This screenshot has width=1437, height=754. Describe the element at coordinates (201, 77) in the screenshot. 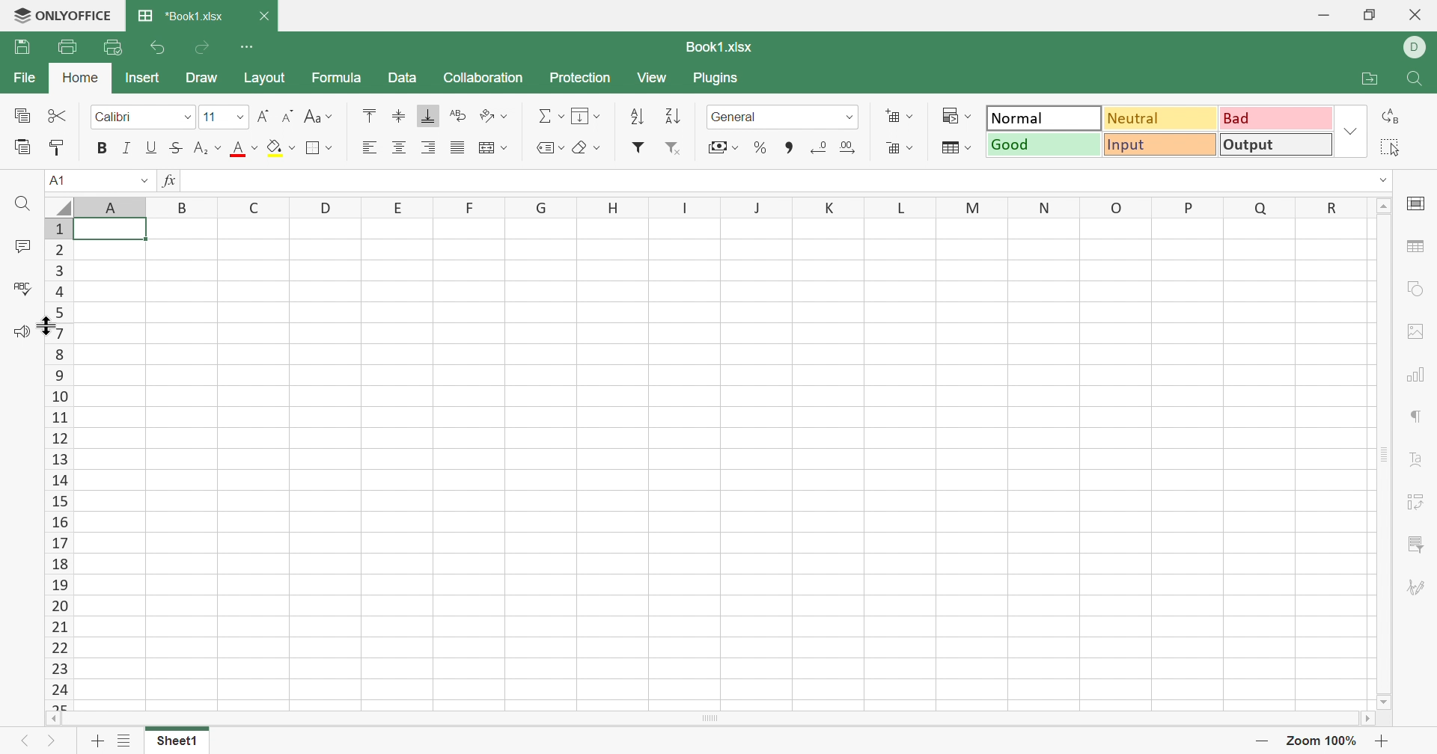

I see `Draw` at that location.